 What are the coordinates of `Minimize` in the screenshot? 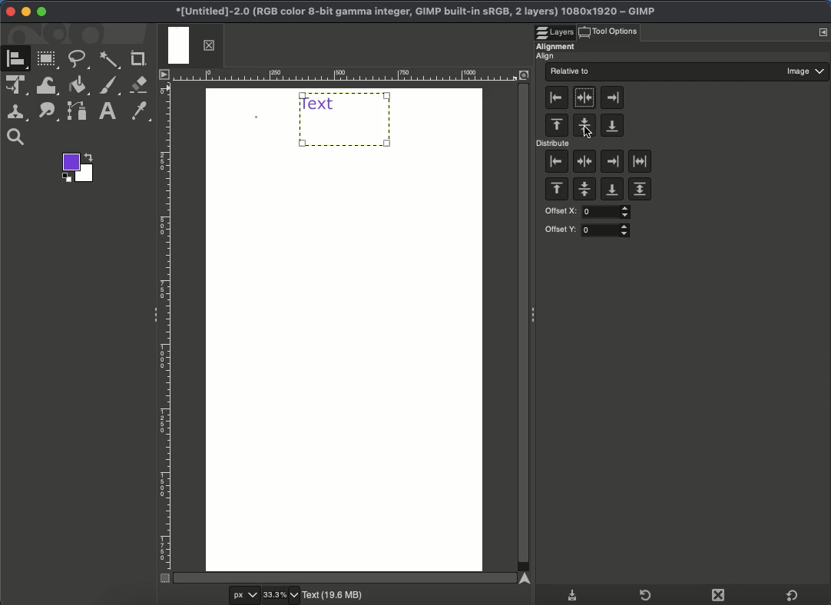 It's located at (26, 12).